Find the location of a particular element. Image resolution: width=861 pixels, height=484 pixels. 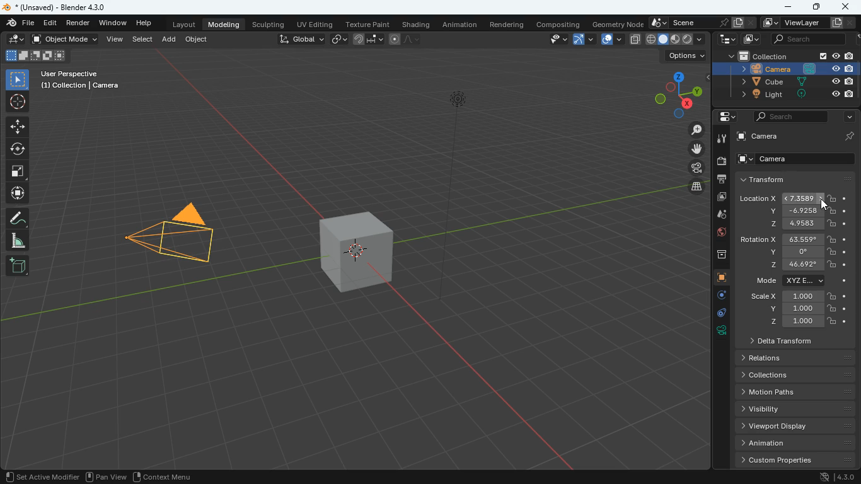

camera is located at coordinates (785, 69).